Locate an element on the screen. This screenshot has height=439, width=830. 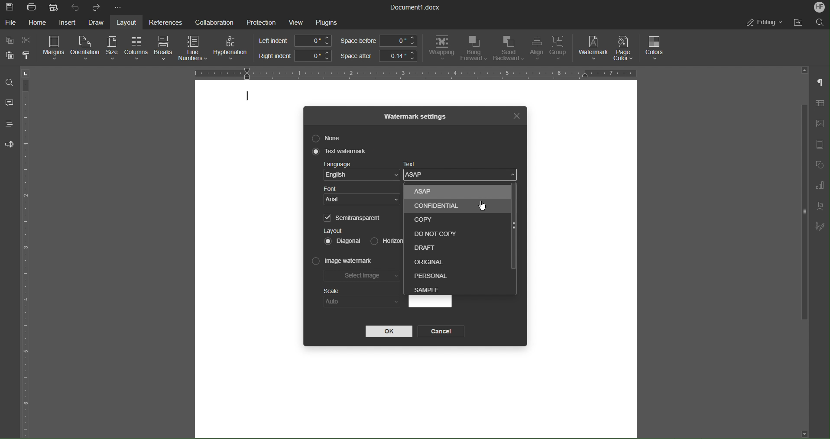
Original is located at coordinates (429, 260).